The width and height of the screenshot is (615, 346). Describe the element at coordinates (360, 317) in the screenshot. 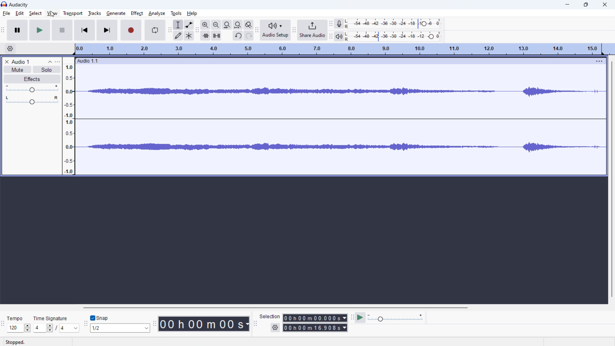

I see `play at speed` at that location.